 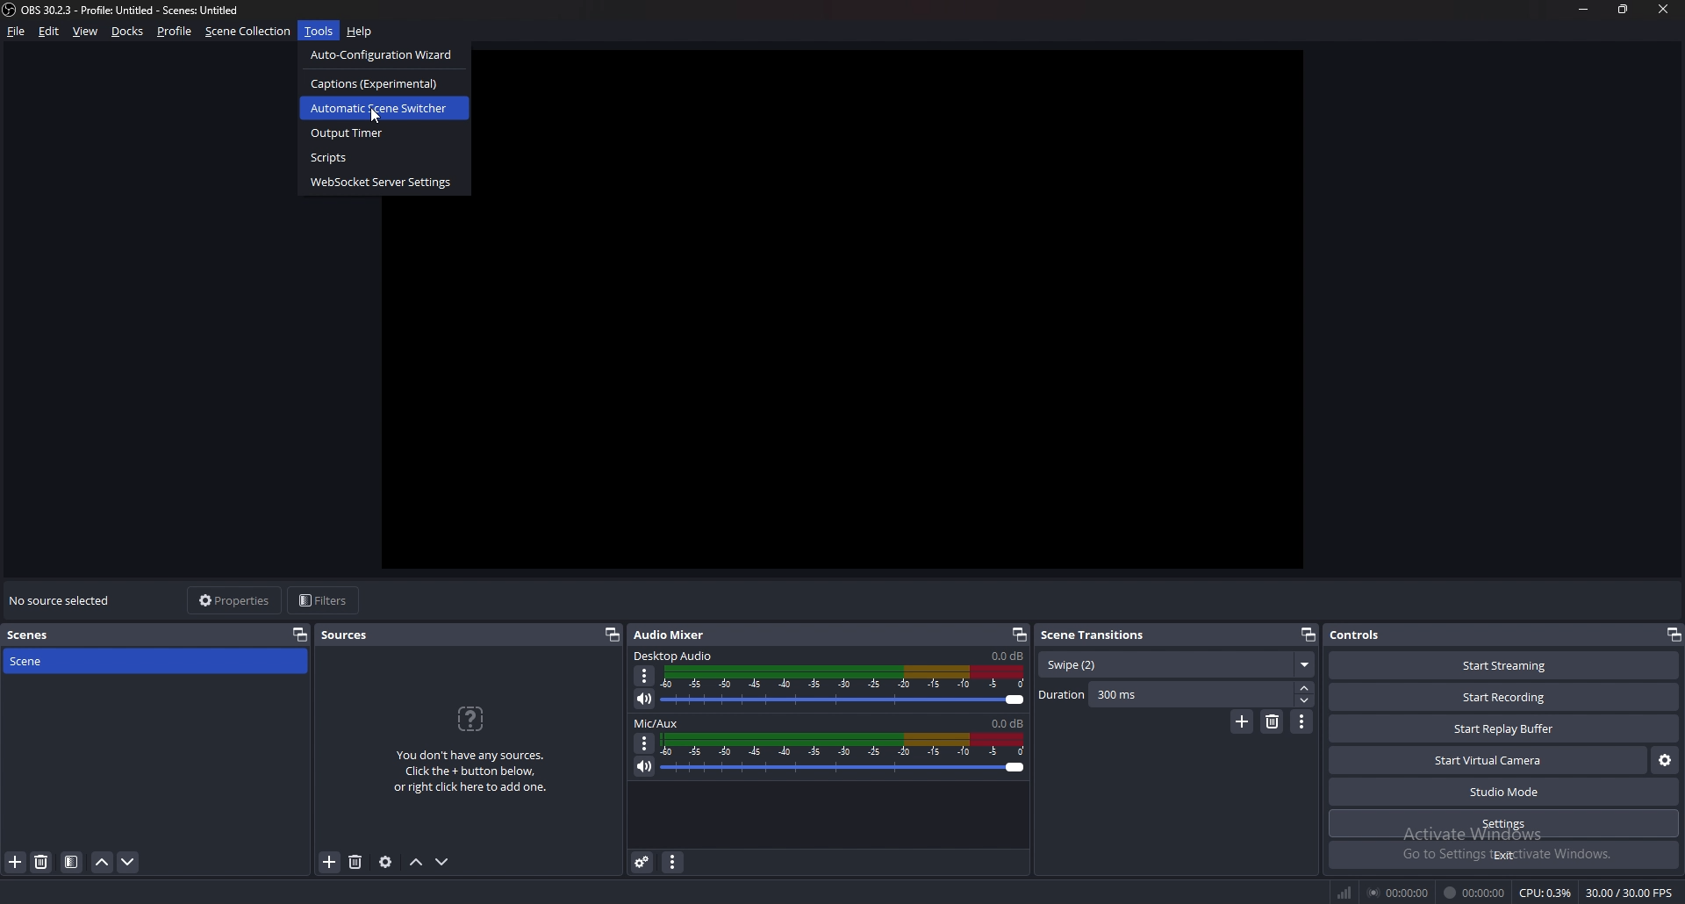 What do you see at coordinates (380, 108) in the screenshot?
I see `automatic scene switcher` at bounding box center [380, 108].